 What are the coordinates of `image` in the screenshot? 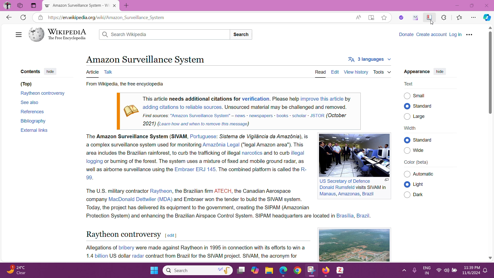 It's located at (352, 154).